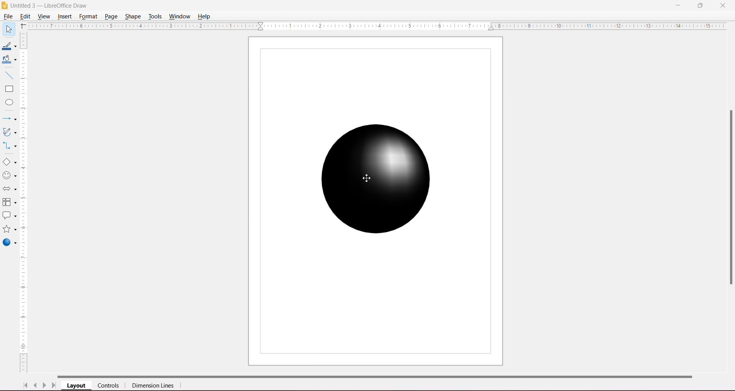 Image resolution: width=735 pixels, height=391 pixels. I want to click on Help, so click(205, 17).